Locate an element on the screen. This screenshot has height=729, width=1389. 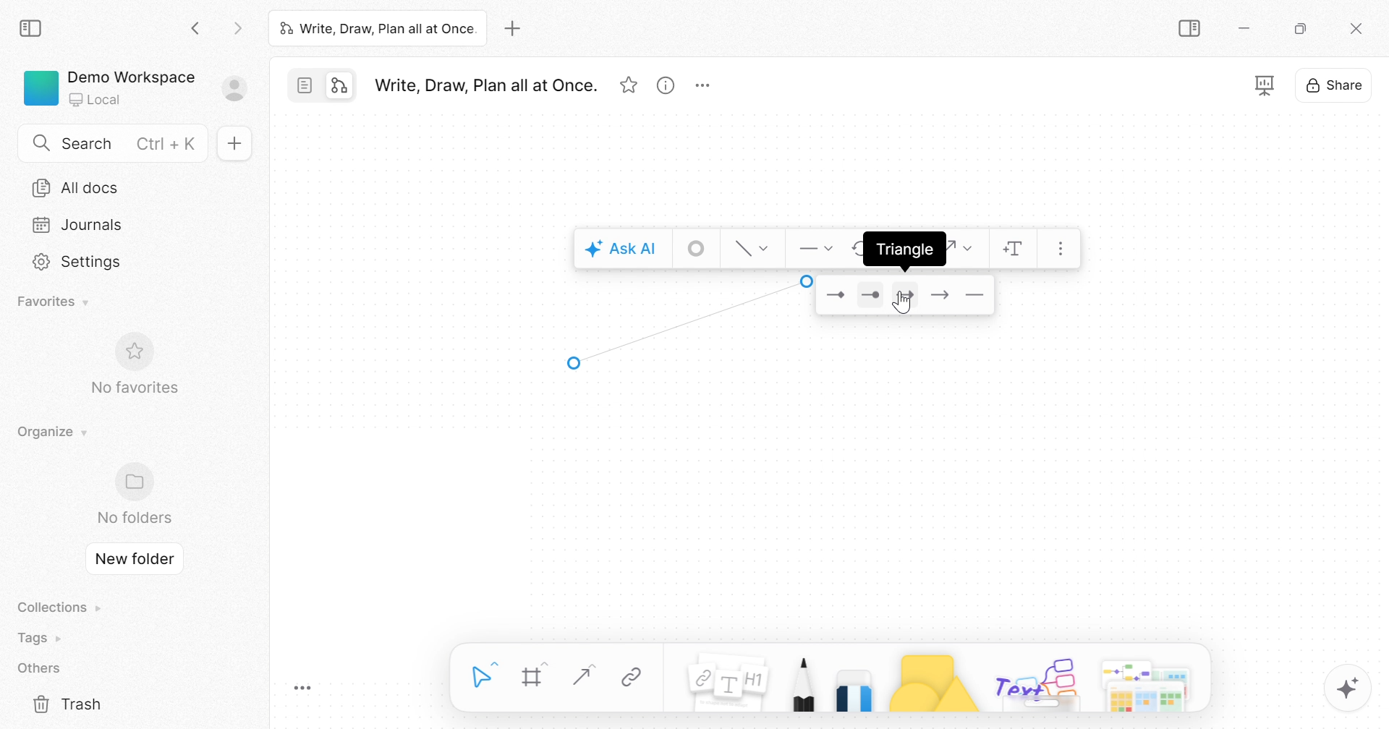
Add text is located at coordinates (1015, 252).